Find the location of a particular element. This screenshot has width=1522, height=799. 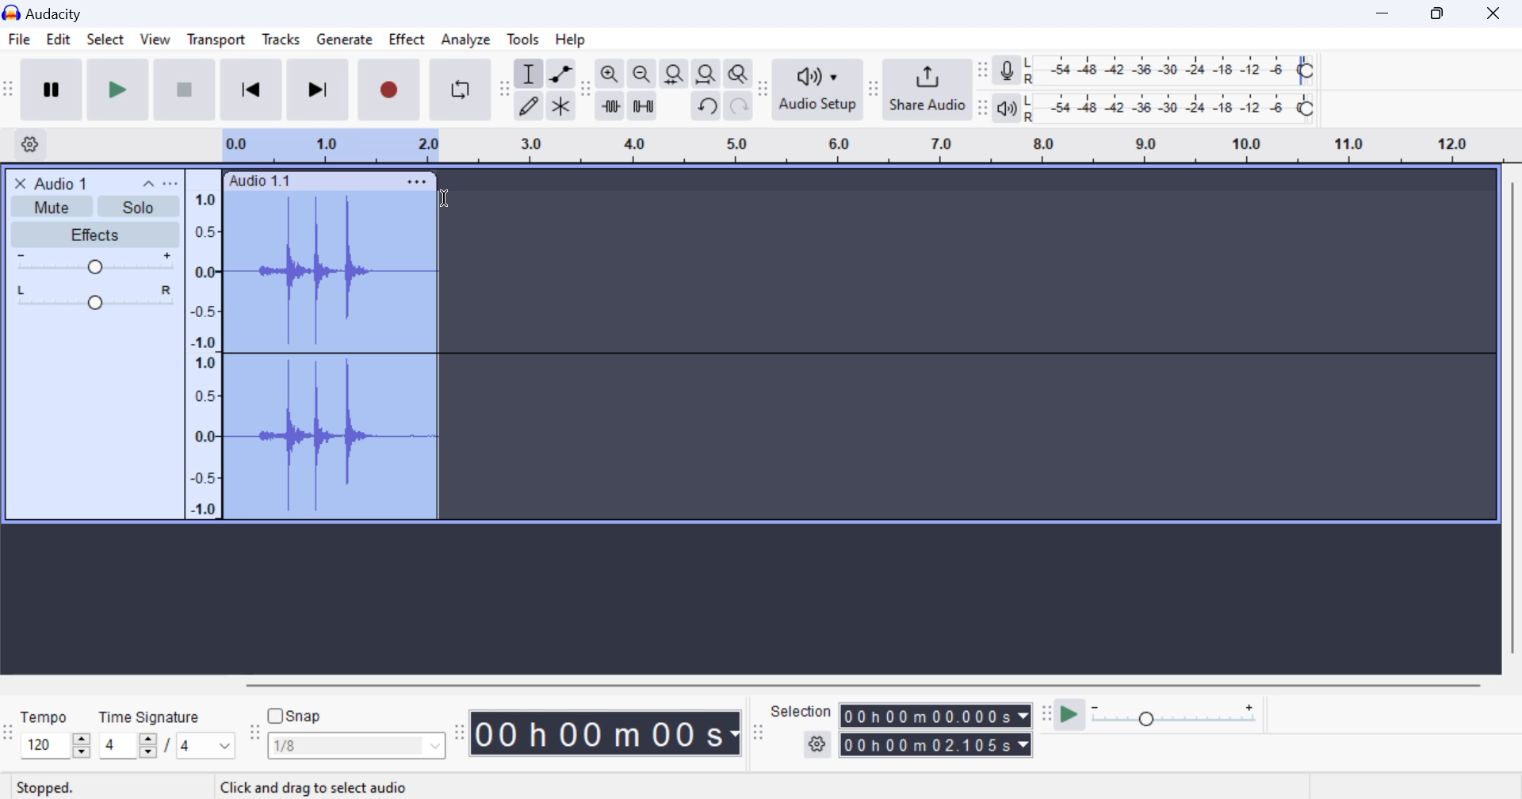

Effect is located at coordinates (407, 42).